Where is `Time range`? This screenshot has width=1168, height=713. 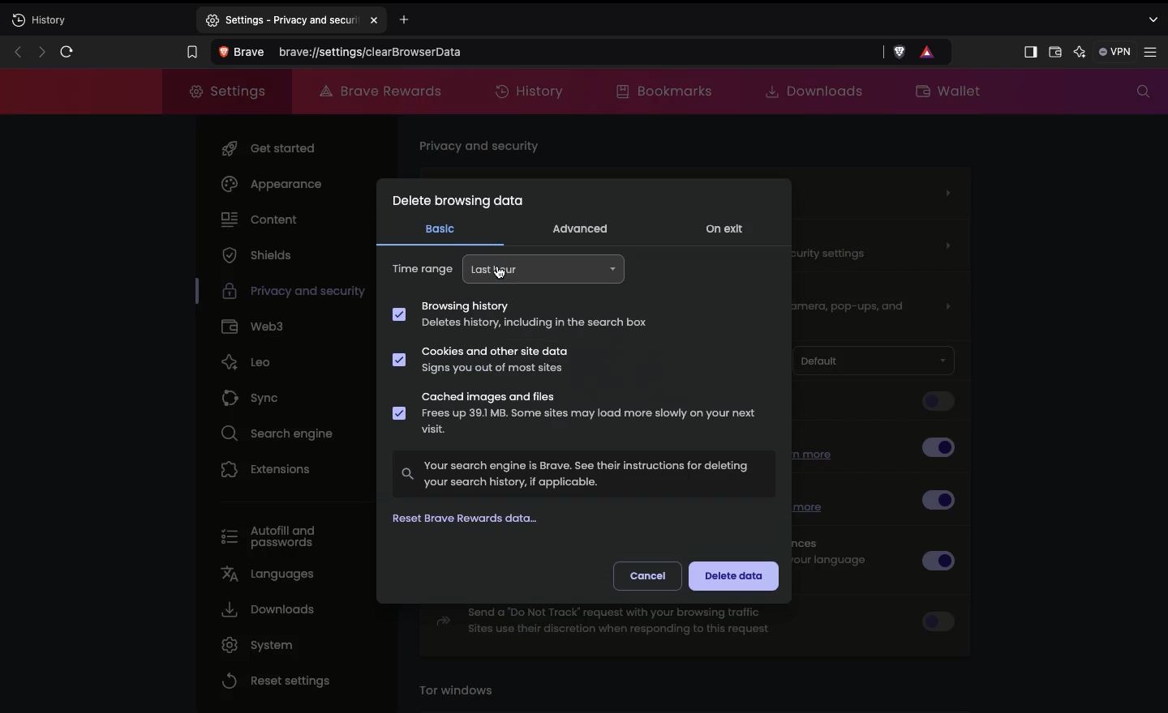 Time range is located at coordinates (423, 271).